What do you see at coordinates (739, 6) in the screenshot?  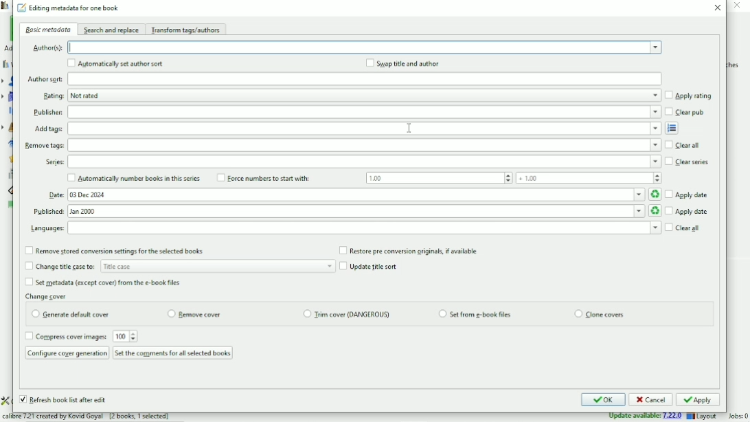 I see `close` at bounding box center [739, 6].